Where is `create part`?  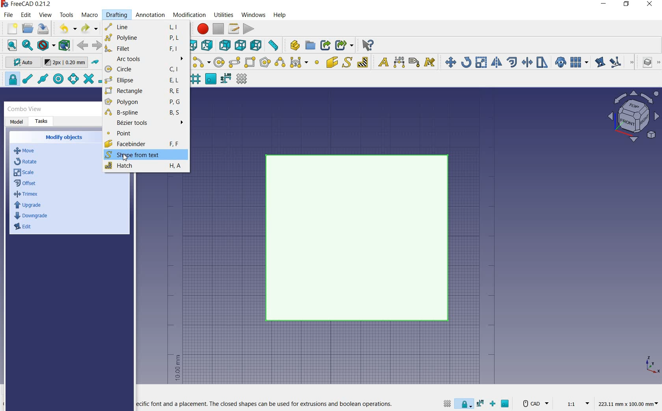 create part is located at coordinates (293, 45).